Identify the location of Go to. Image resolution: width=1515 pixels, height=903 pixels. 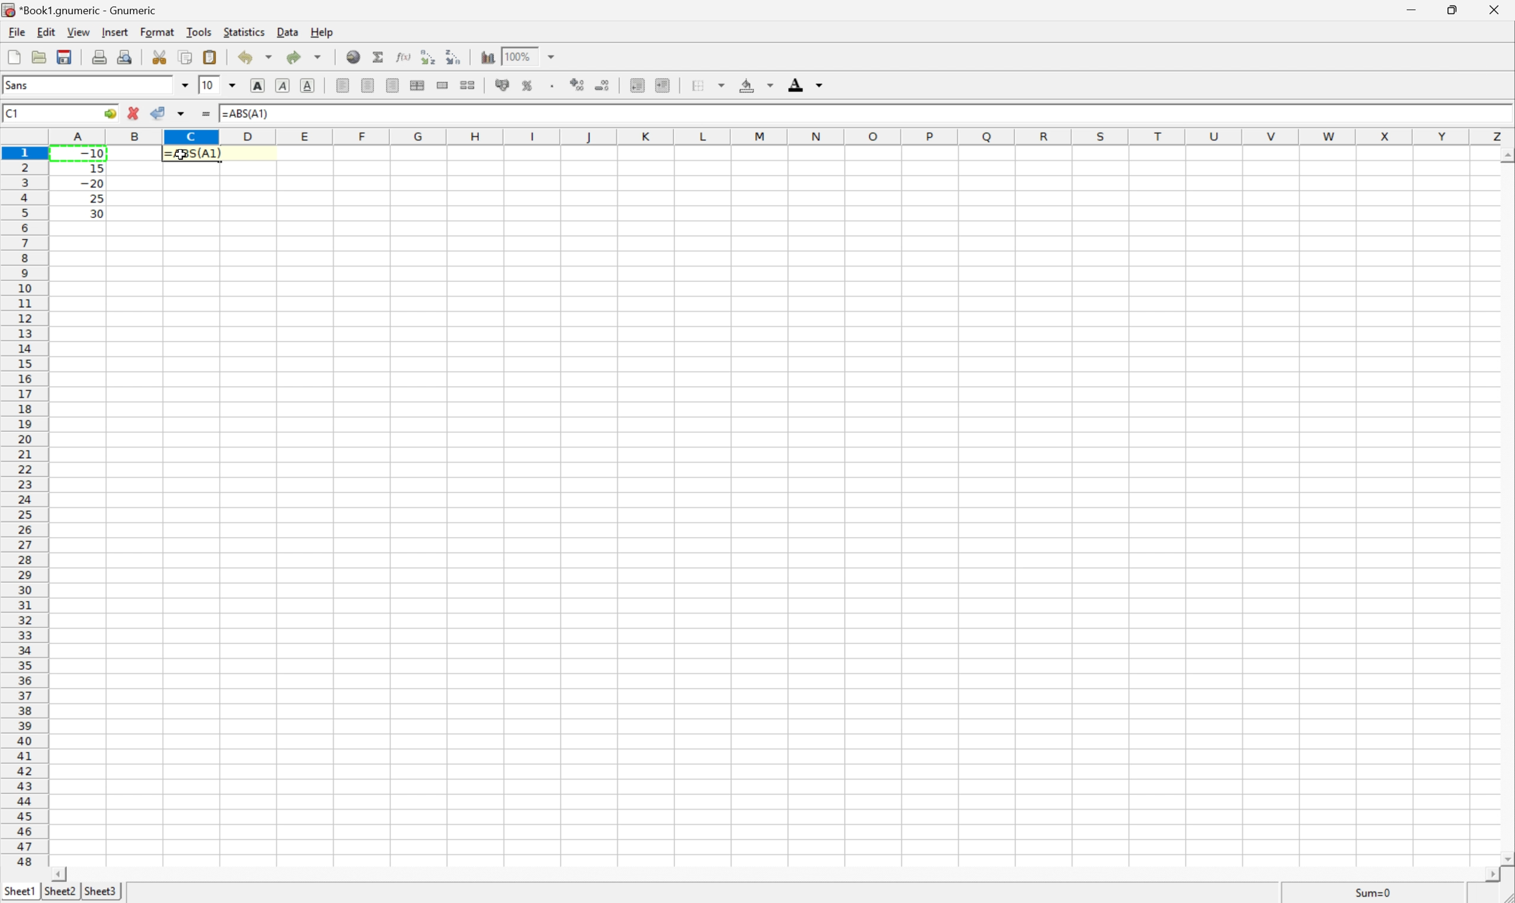
(108, 114).